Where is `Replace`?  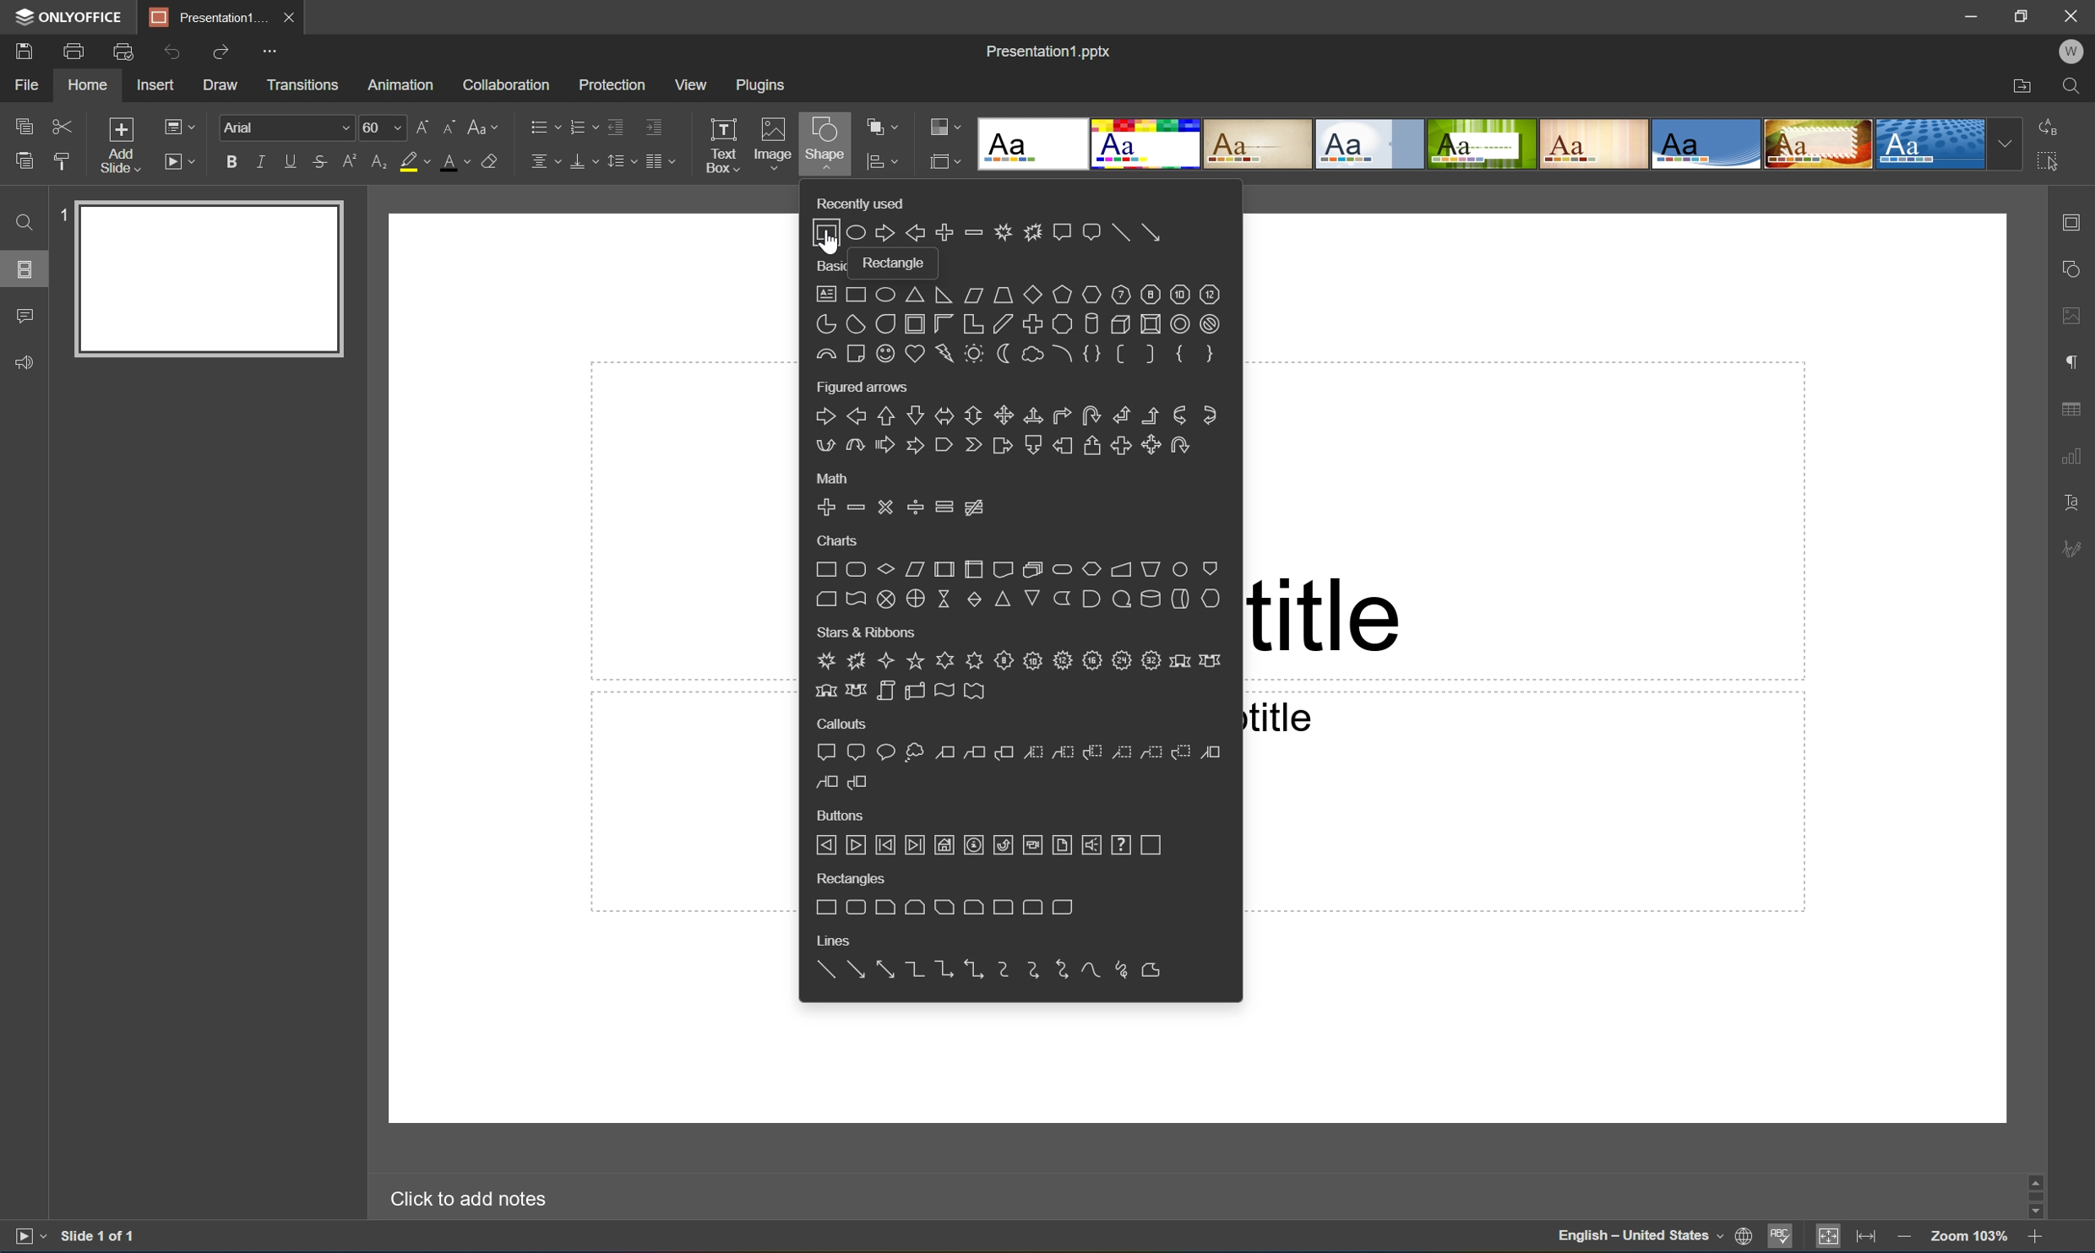
Replace is located at coordinates (2054, 125).